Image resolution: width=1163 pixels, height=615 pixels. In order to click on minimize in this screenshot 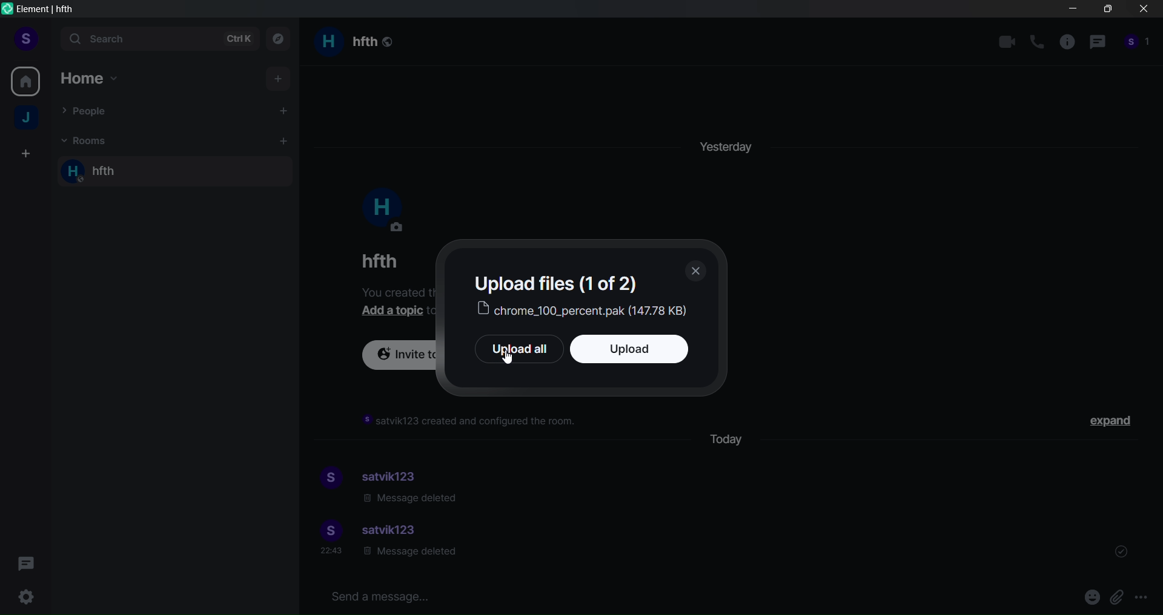, I will do `click(1073, 11)`.